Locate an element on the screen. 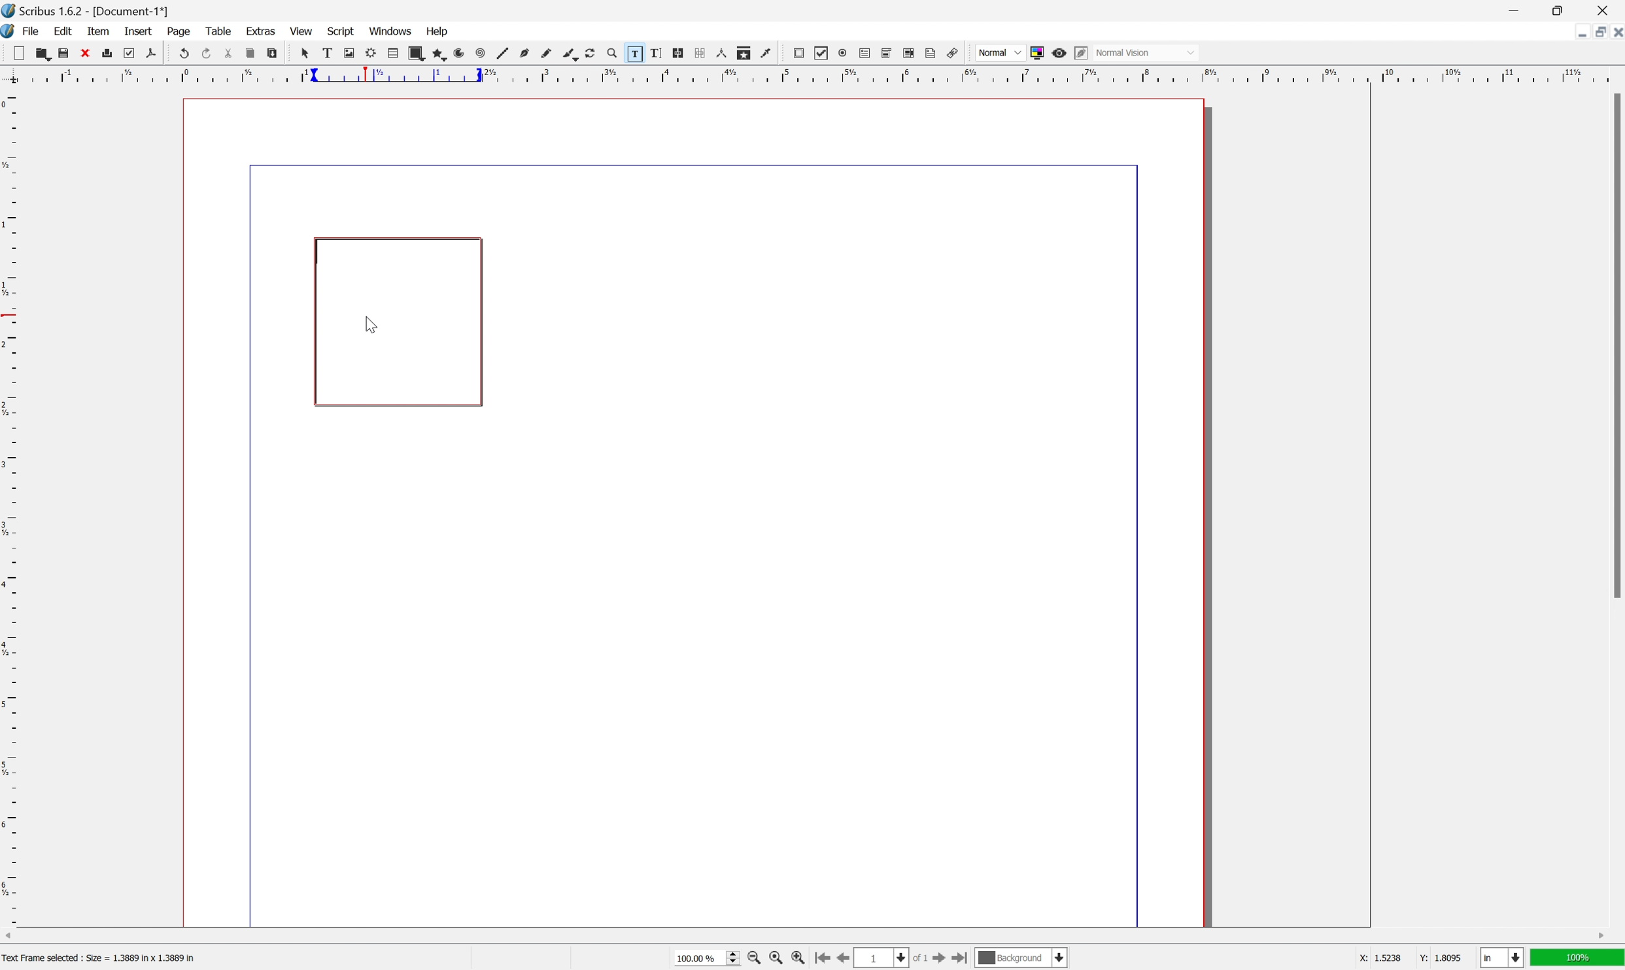  extras is located at coordinates (262, 30).